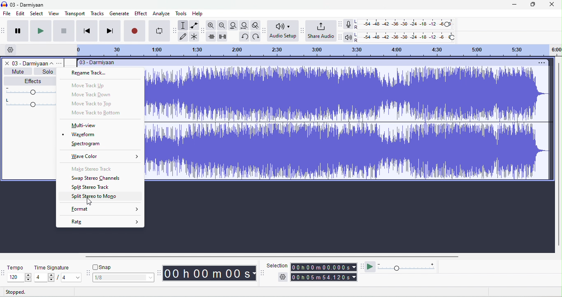 The image size is (562, 297). I want to click on selection time, so click(324, 266).